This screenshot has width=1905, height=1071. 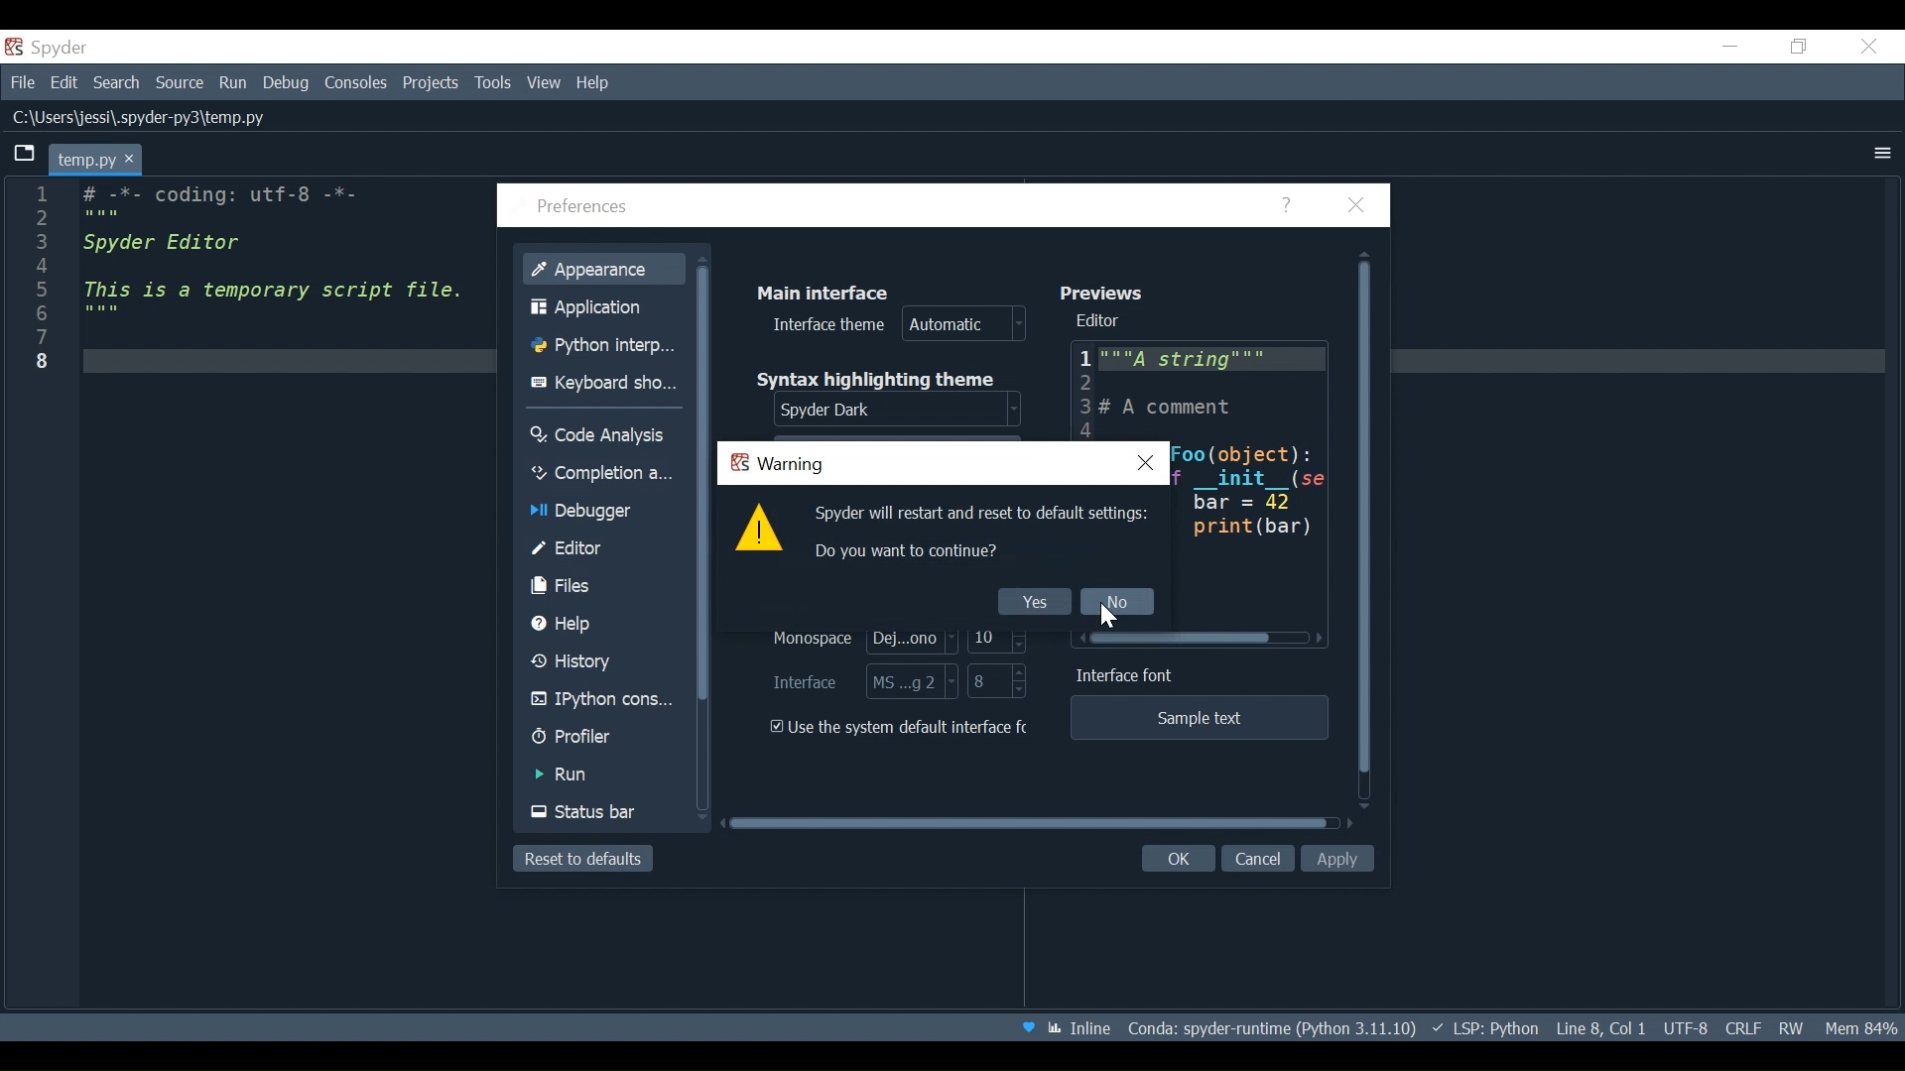 I want to click on No, so click(x=1116, y=603).